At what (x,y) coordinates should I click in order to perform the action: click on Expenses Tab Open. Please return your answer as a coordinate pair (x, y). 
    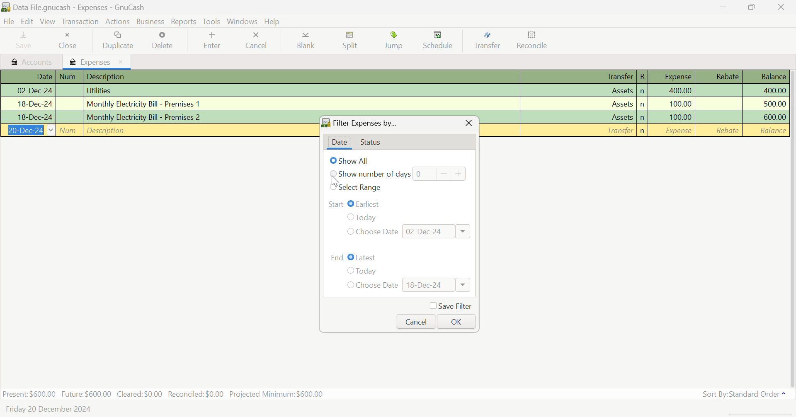
    Looking at the image, I should click on (97, 61).